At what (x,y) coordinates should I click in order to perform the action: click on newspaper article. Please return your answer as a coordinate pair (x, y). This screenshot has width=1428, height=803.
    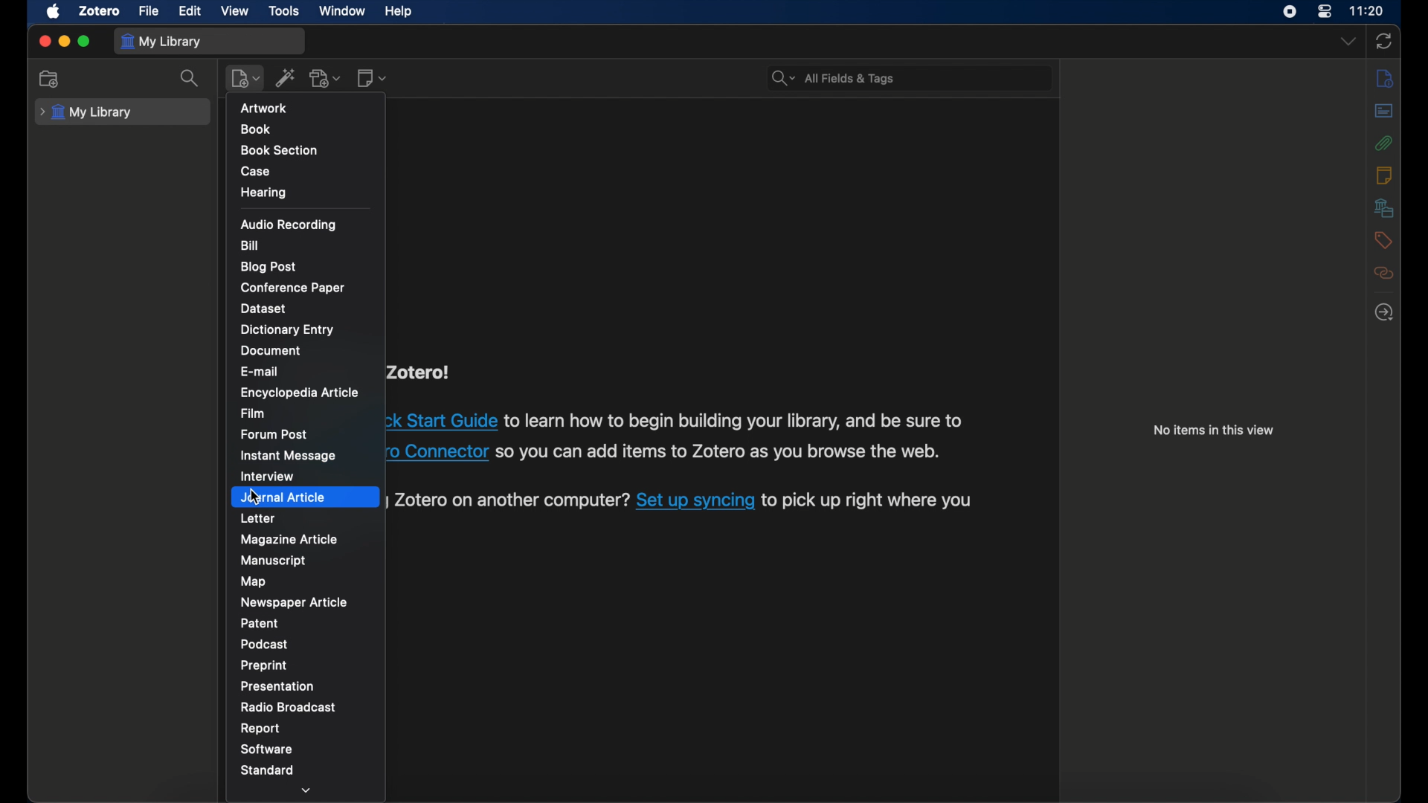
    Looking at the image, I should click on (295, 602).